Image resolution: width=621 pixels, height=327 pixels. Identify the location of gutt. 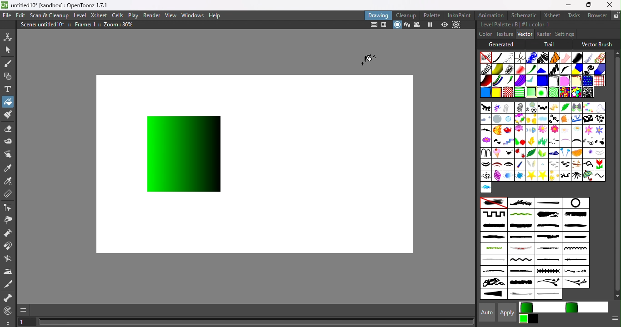
(554, 141).